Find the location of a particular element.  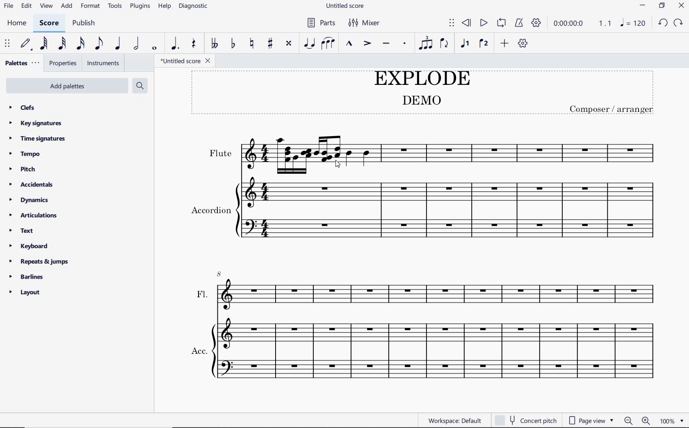

FL is located at coordinates (426, 291).